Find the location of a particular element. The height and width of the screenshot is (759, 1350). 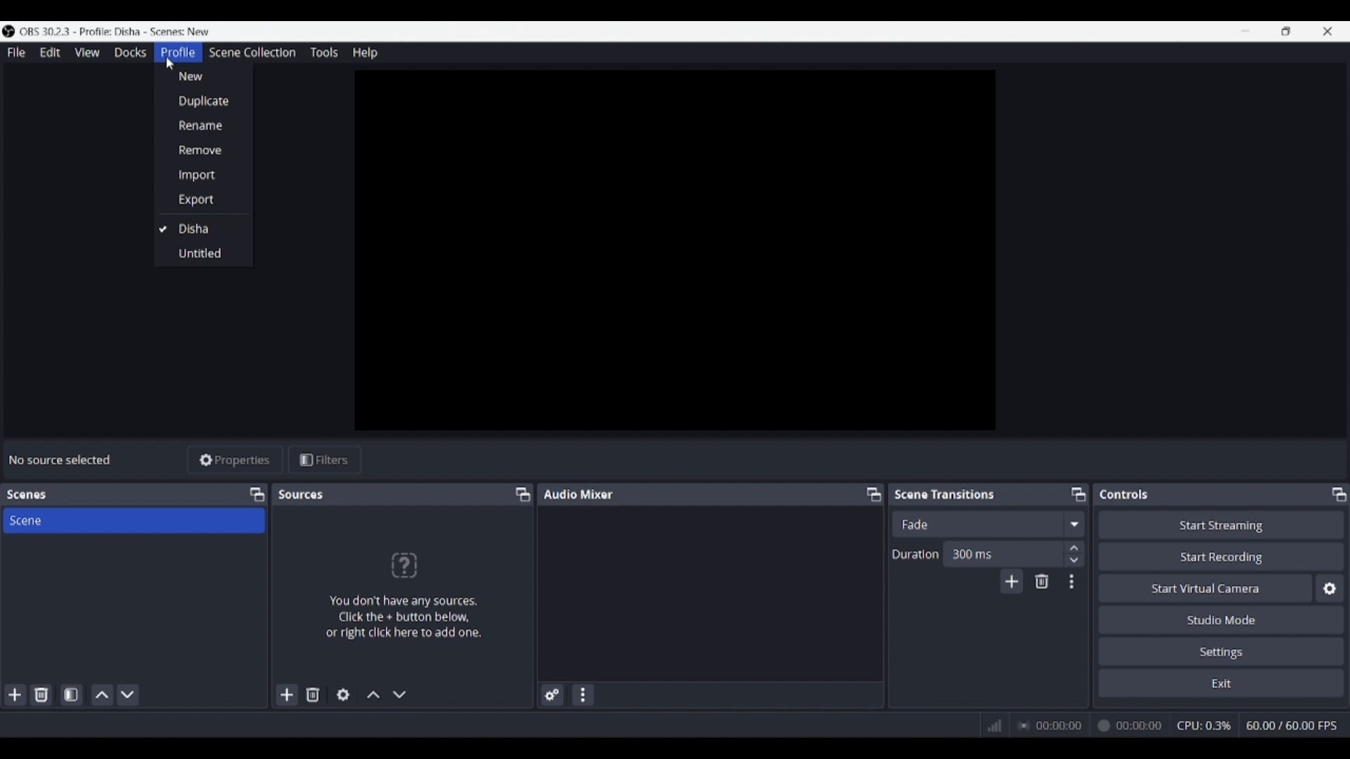

Software and project name is located at coordinates (121, 32).